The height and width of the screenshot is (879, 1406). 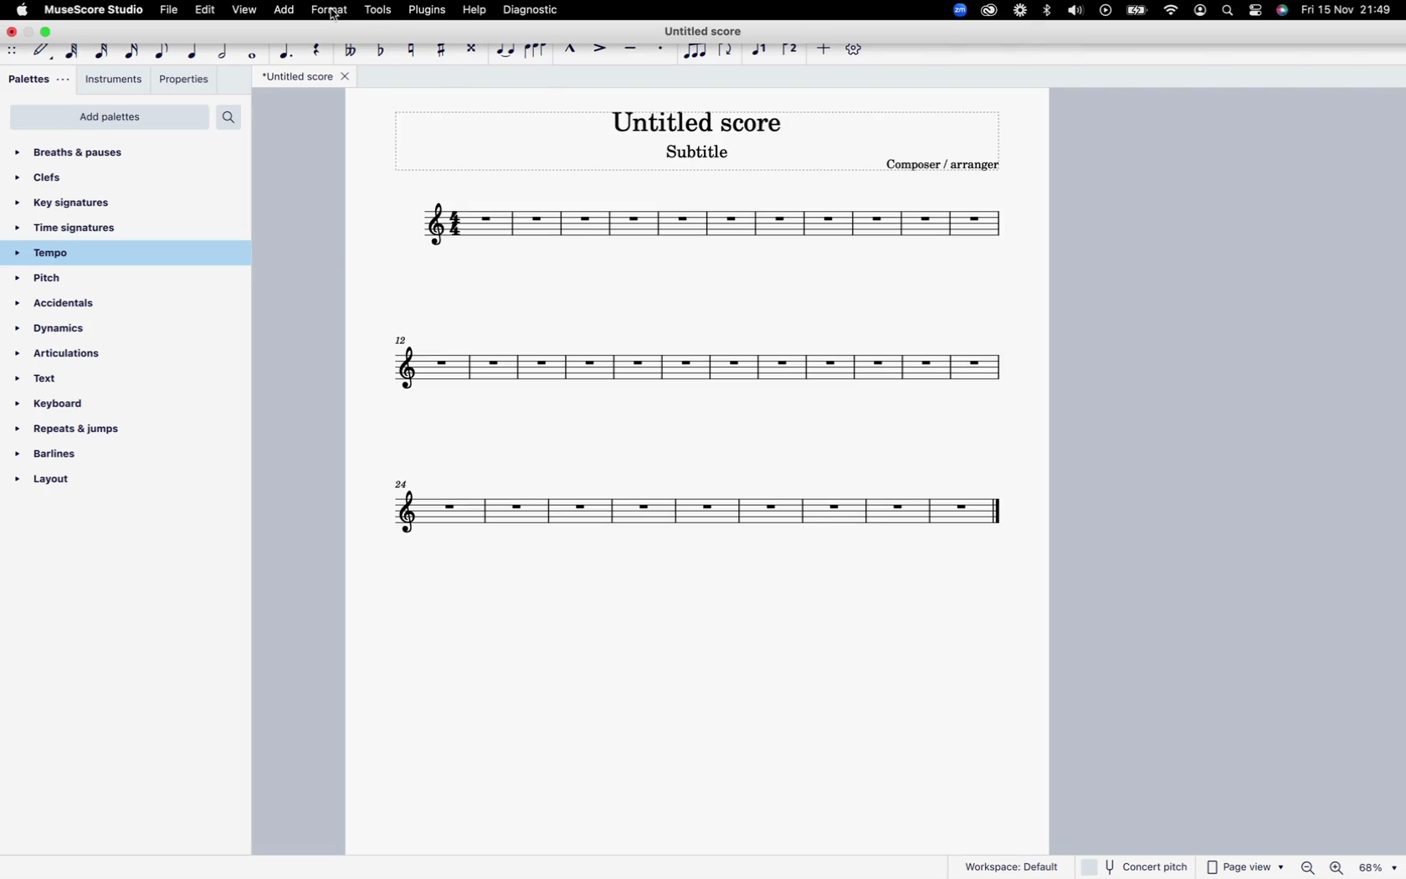 What do you see at coordinates (573, 49) in the screenshot?
I see `marcato` at bounding box center [573, 49].